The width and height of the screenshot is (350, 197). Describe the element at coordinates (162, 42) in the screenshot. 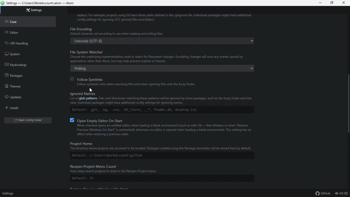

I see `Unicode (UTF-8)` at that location.